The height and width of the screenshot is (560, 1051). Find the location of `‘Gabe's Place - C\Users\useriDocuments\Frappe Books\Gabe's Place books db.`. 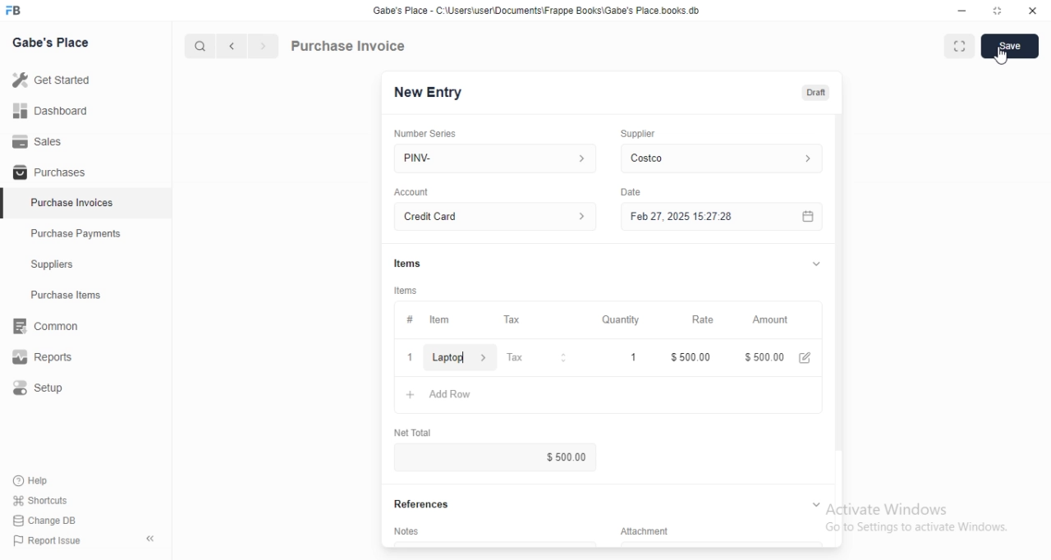

‘Gabe's Place - C\Users\useriDocuments\Frappe Books\Gabe's Place books db. is located at coordinates (536, 10).